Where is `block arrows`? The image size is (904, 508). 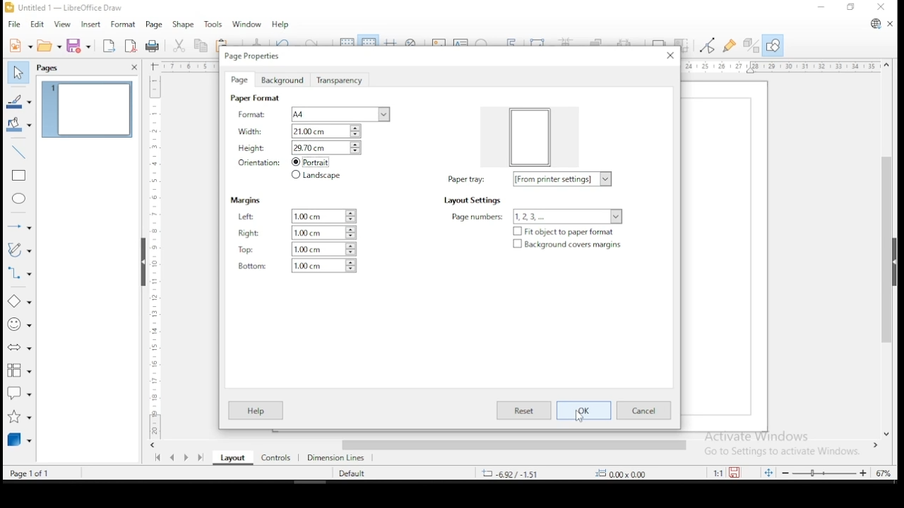
block arrows is located at coordinates (20, 350).